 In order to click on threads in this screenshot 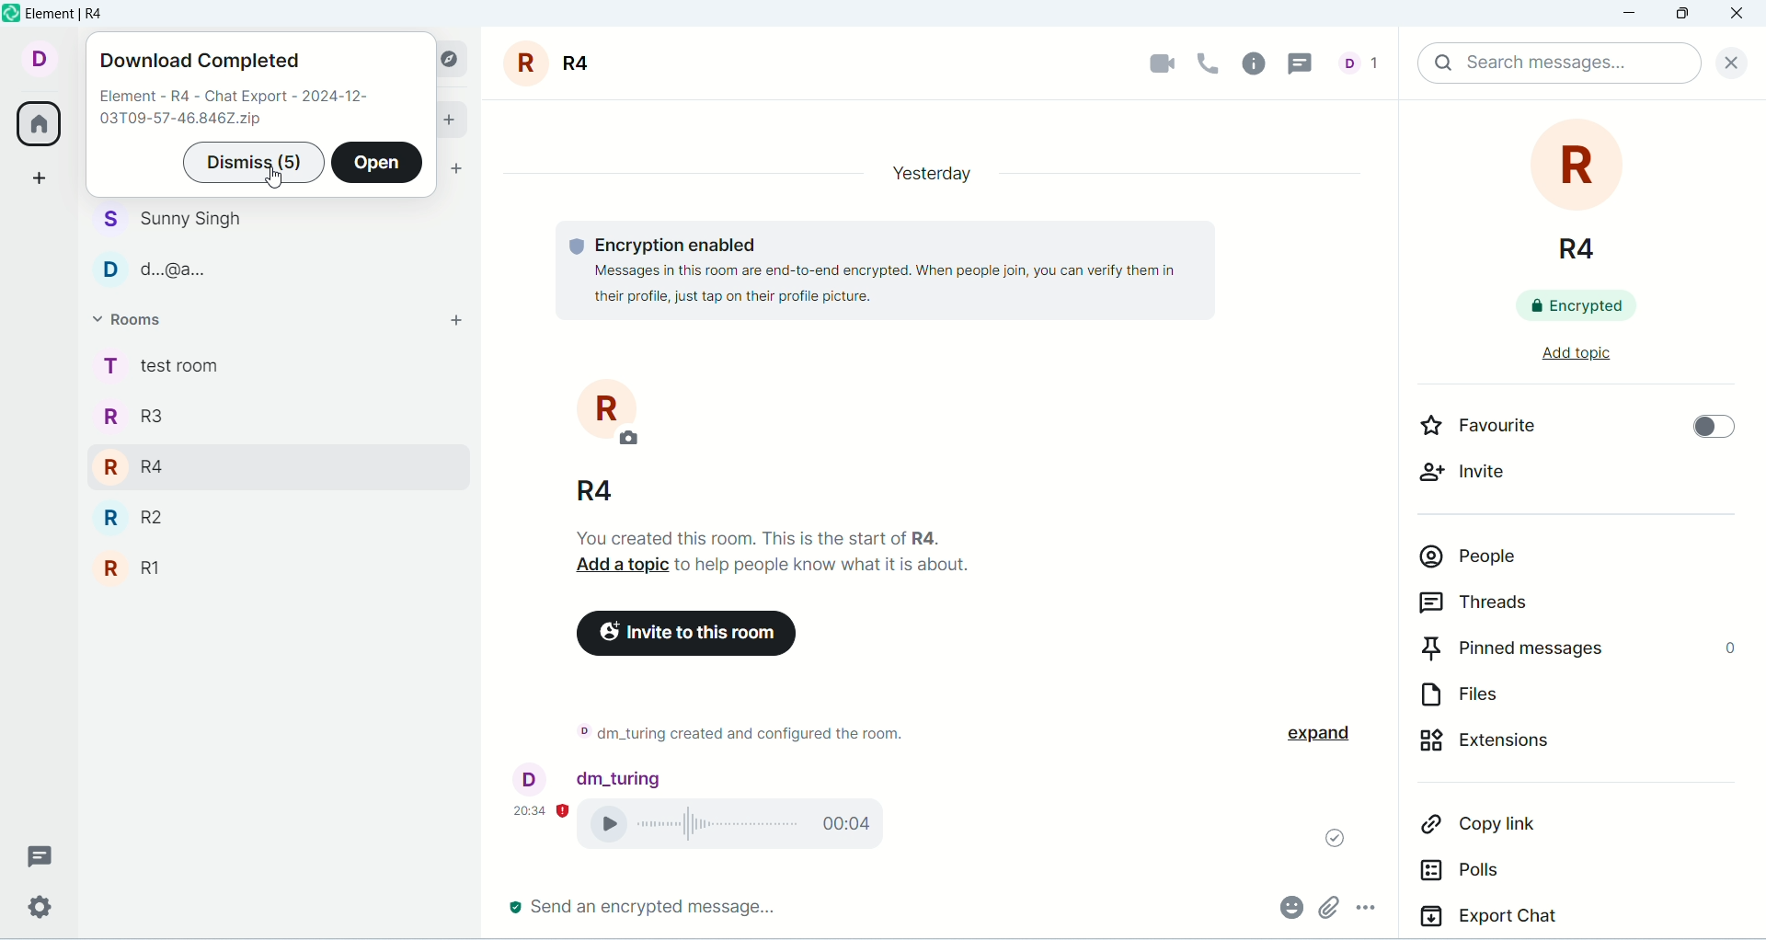, I will do `click(40, 856)`.